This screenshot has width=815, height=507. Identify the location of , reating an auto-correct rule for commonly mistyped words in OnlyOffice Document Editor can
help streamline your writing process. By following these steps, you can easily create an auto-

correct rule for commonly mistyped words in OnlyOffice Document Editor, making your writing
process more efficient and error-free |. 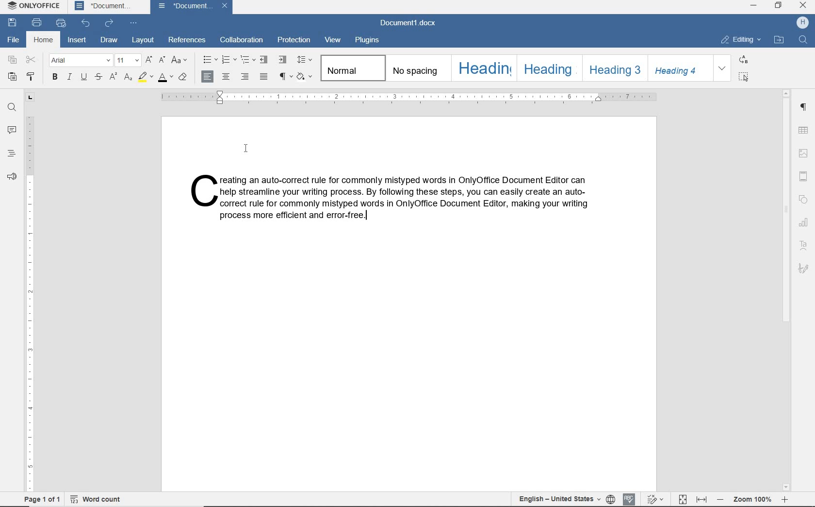
(391, 197).